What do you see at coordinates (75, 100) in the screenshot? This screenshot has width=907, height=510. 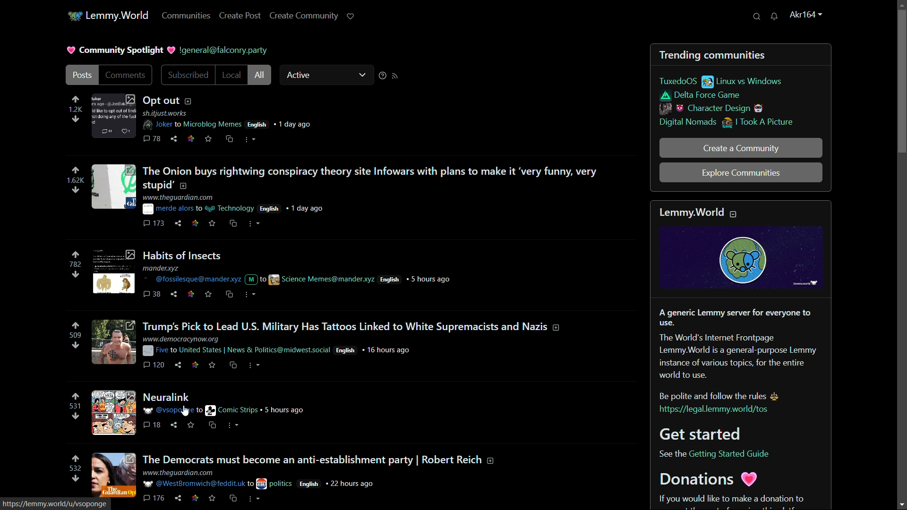 I see `upvote` at bounding box center [75, 100].